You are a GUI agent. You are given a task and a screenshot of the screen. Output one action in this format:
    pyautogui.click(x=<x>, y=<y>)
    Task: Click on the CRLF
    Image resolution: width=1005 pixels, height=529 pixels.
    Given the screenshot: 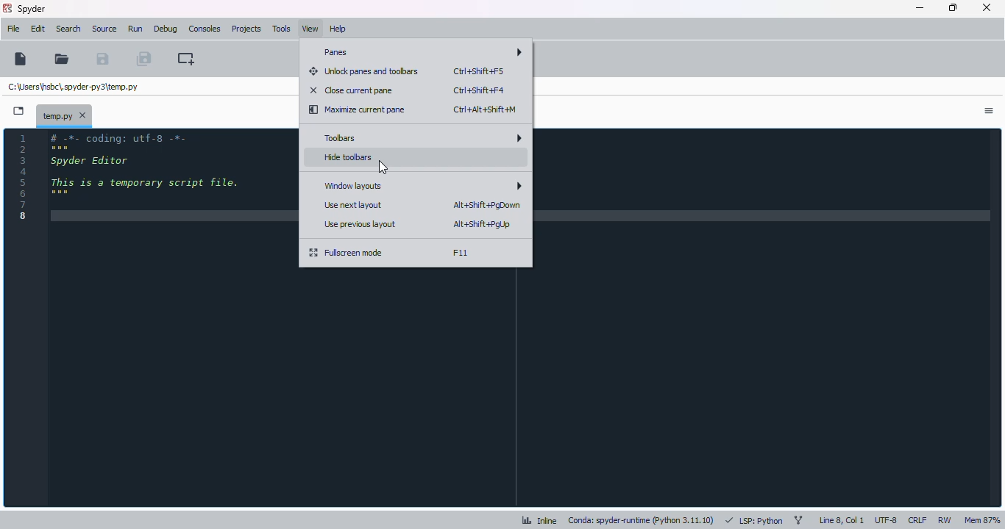 What is the action you would take?
    pyautogui.click(x=917, y=519)
    